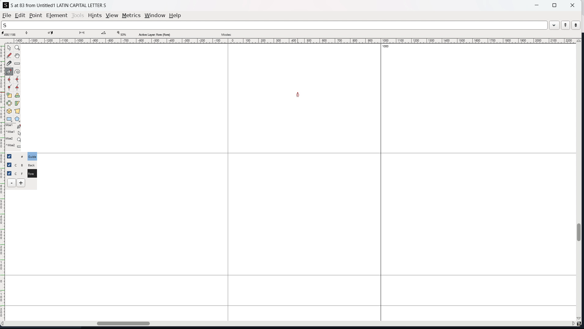 Image resolution: width=584 pixels, height=329 pixels. Describe the element at coordinates (9, 111) in the screenshot. I see `rotate the selection in 3D and project back to plane ` at that location.